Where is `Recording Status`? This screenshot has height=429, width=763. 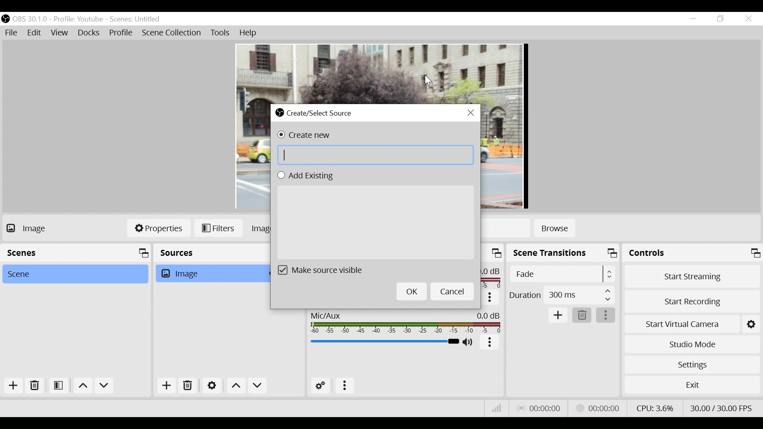
Recording Status is located at coordinates (598, 408).